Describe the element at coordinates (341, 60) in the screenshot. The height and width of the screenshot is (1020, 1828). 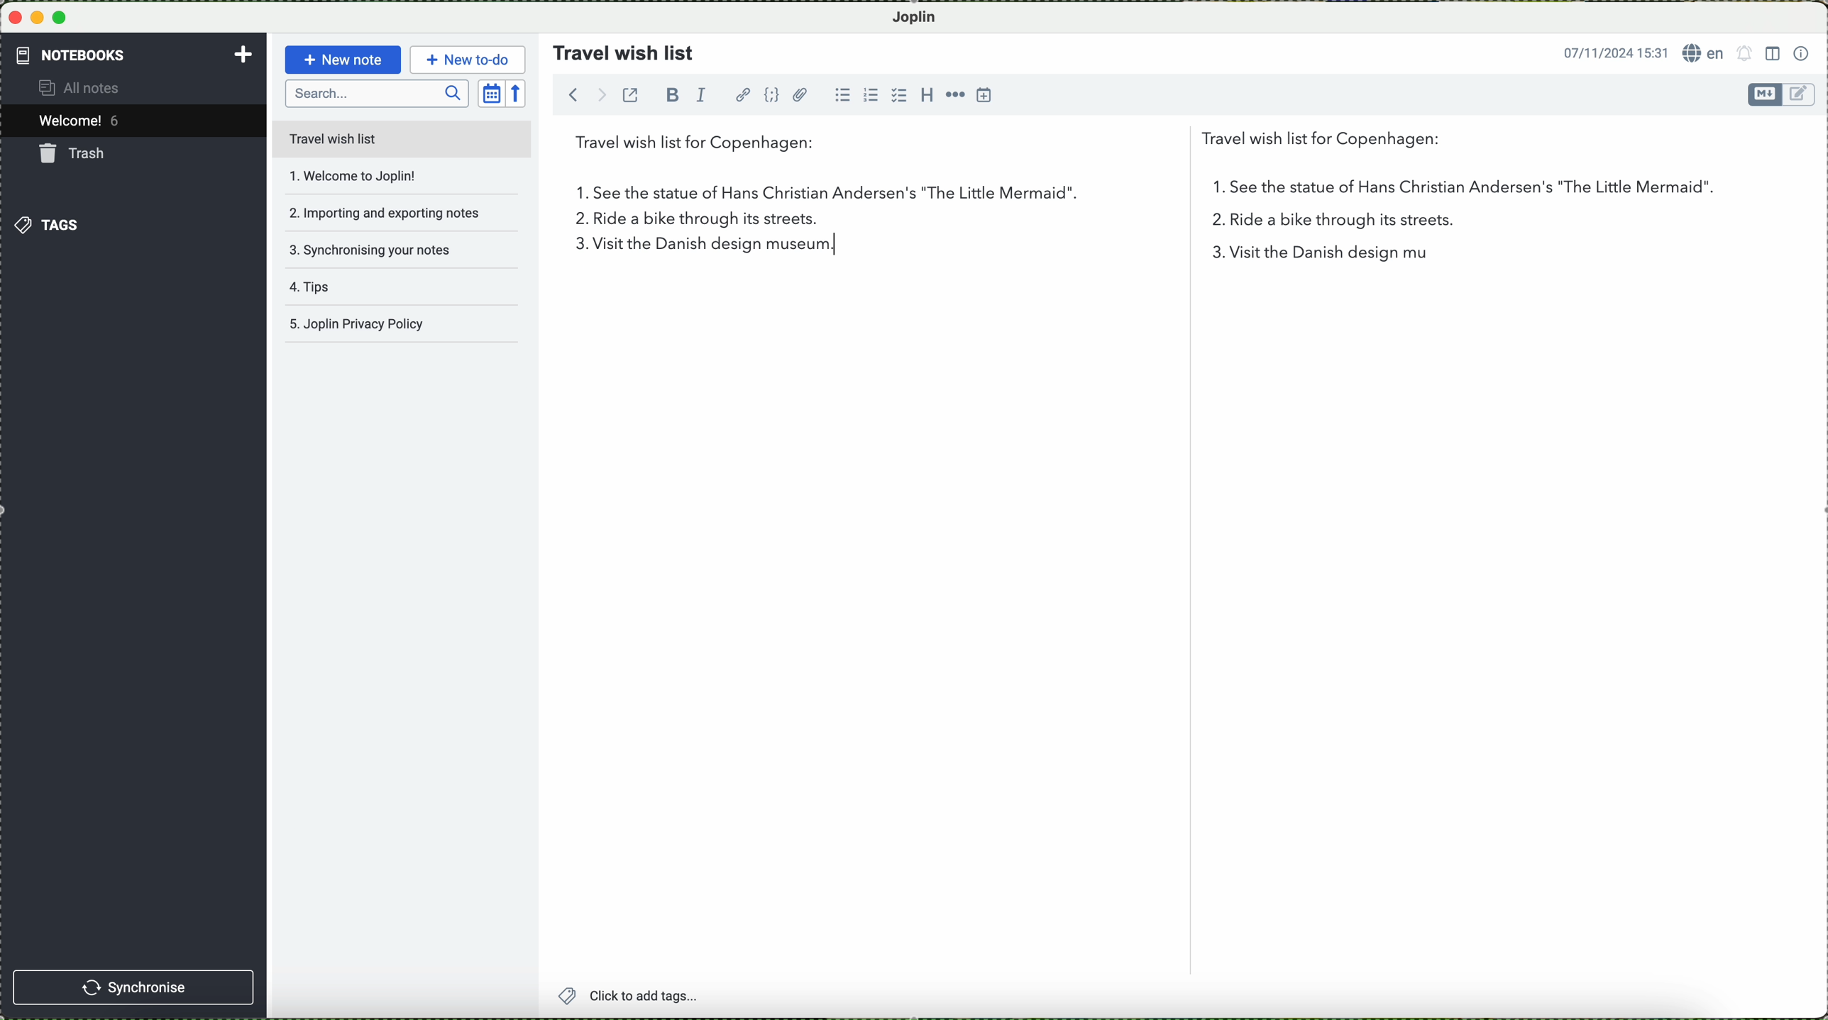
I see `new note button` at that location.